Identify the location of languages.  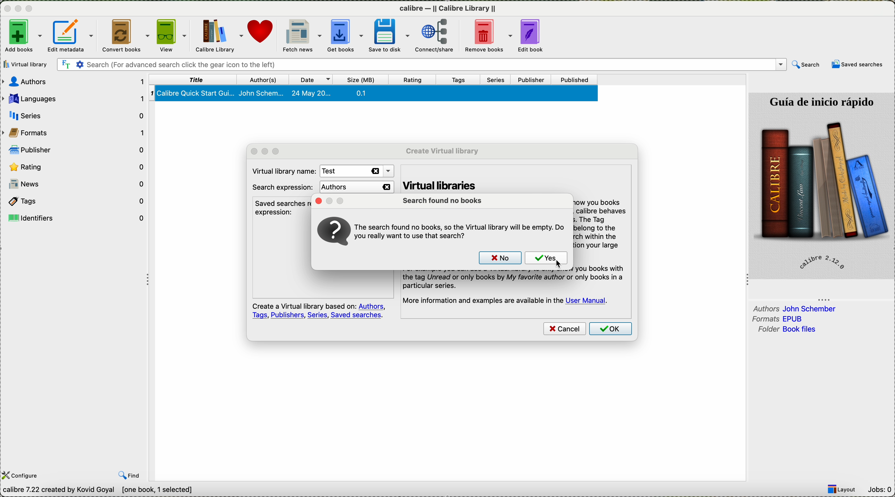
(74, 99).